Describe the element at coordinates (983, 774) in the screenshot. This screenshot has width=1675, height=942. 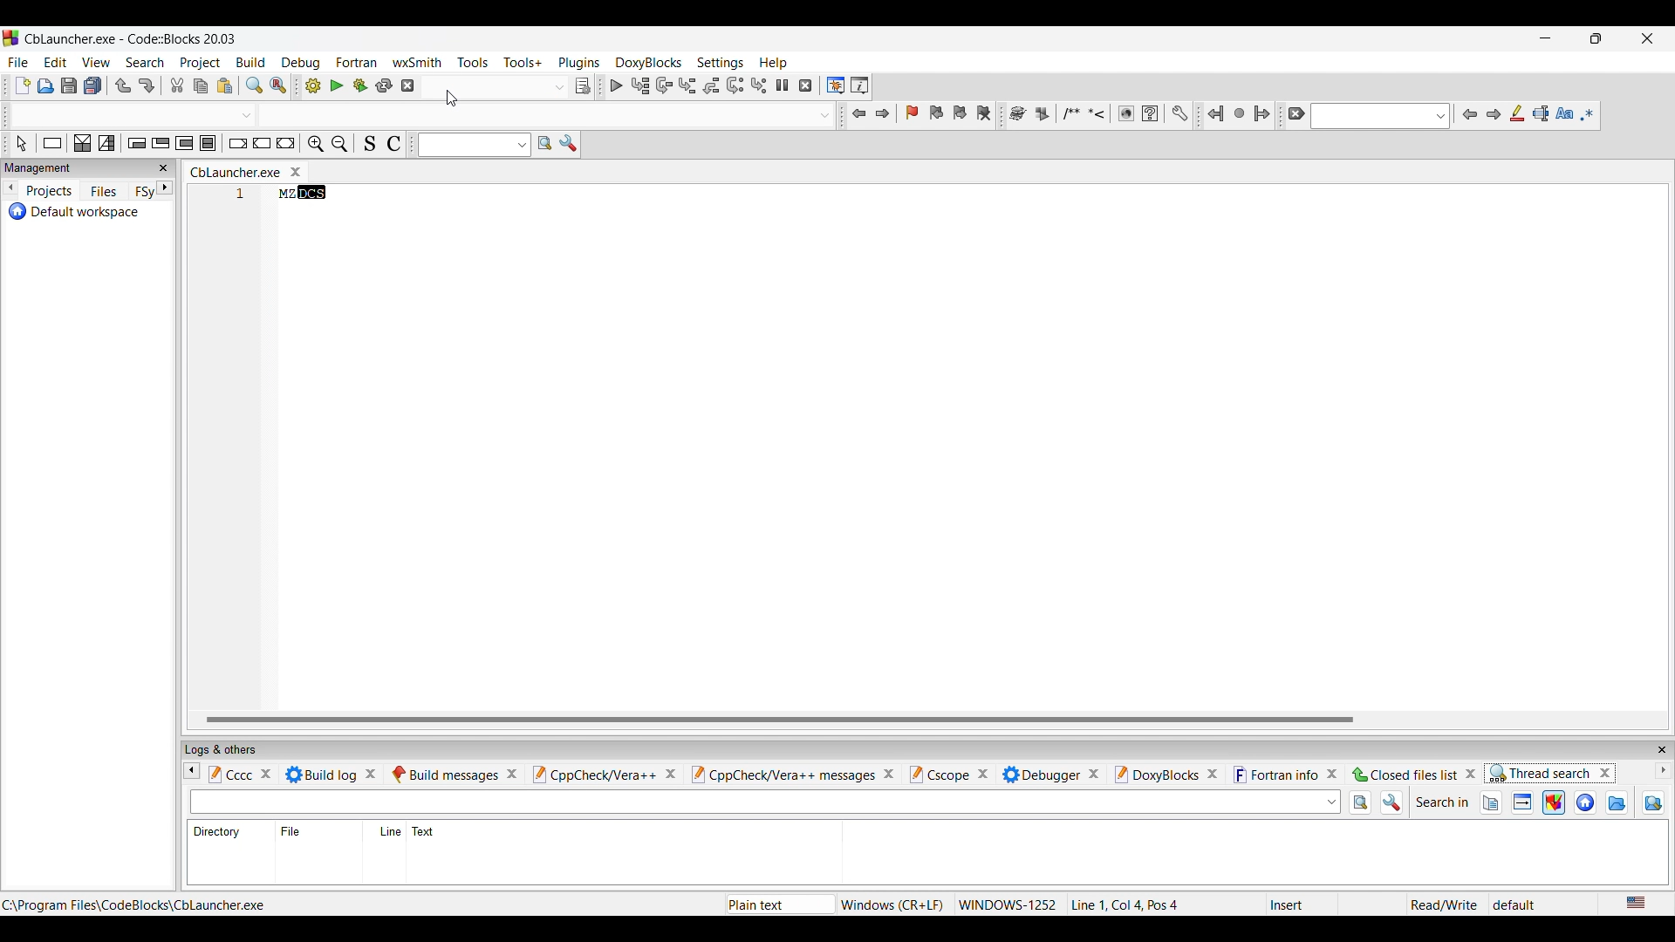
I see `Close Cscope` at that location.